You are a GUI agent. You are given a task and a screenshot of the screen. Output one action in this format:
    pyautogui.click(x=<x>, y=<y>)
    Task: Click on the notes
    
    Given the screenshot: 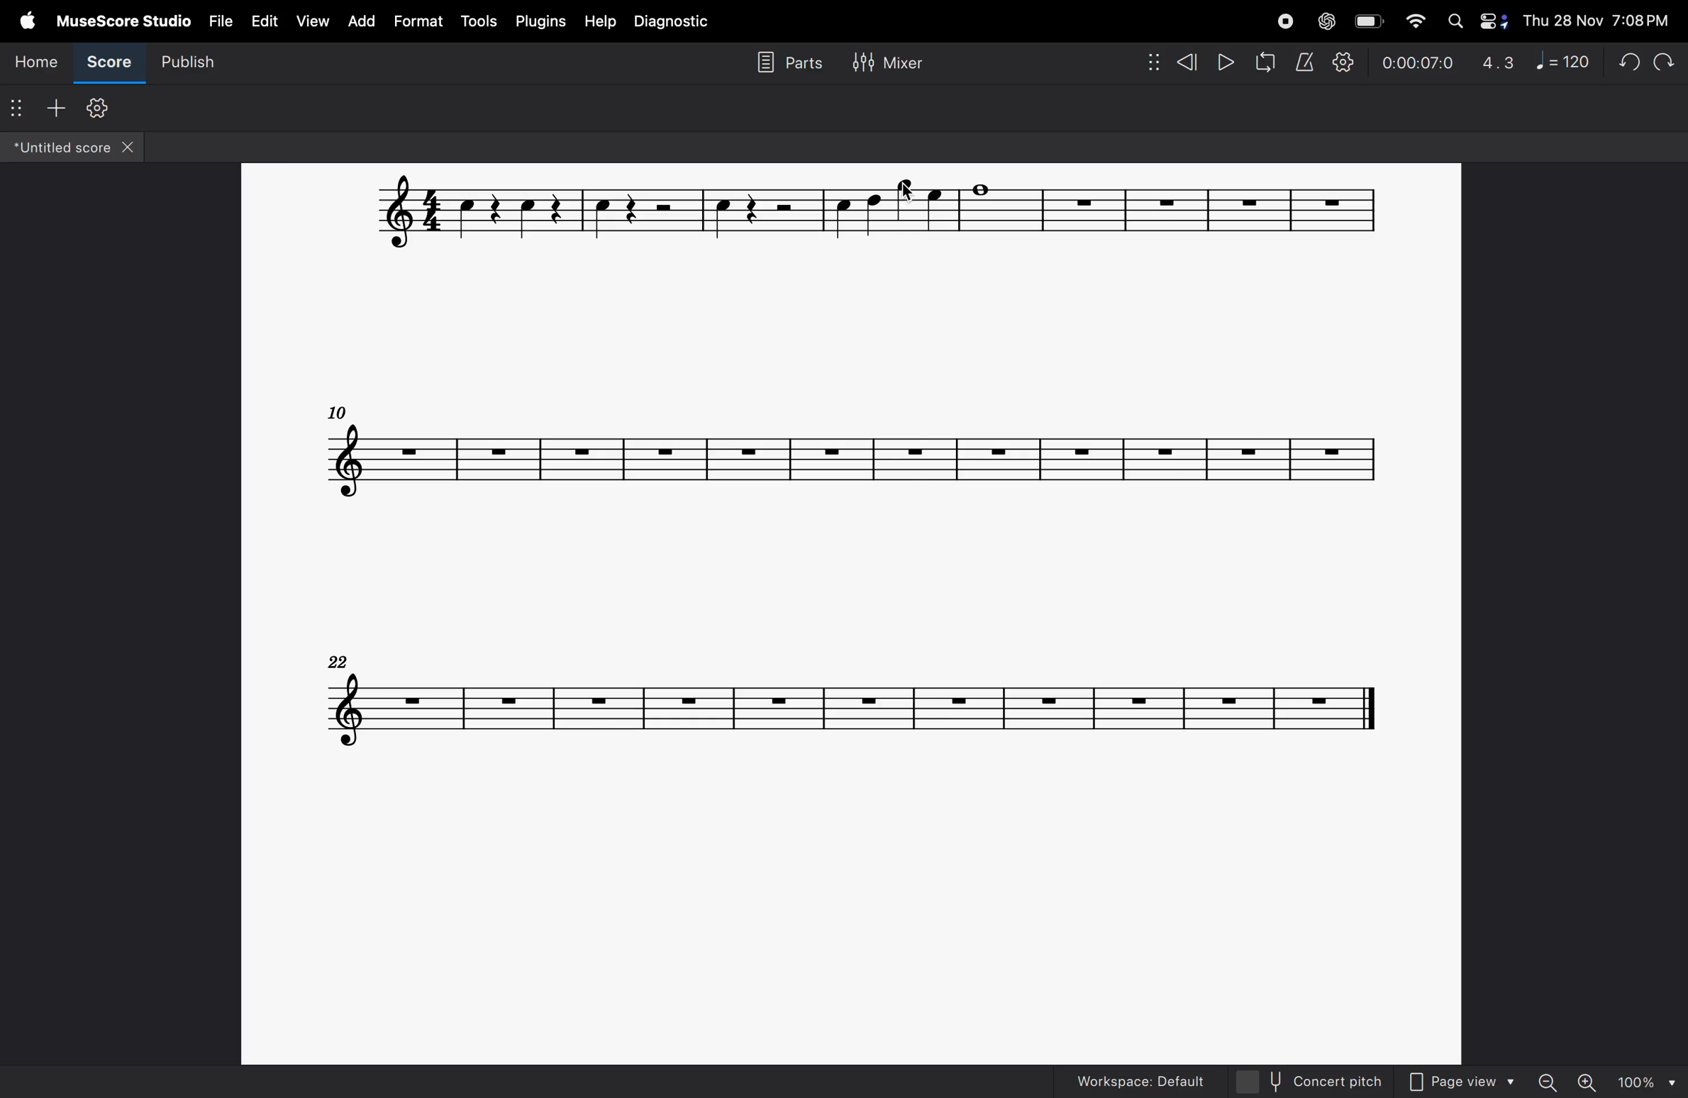 What is the action you would take?
    pyautogui.click(x=882, y=210)
    